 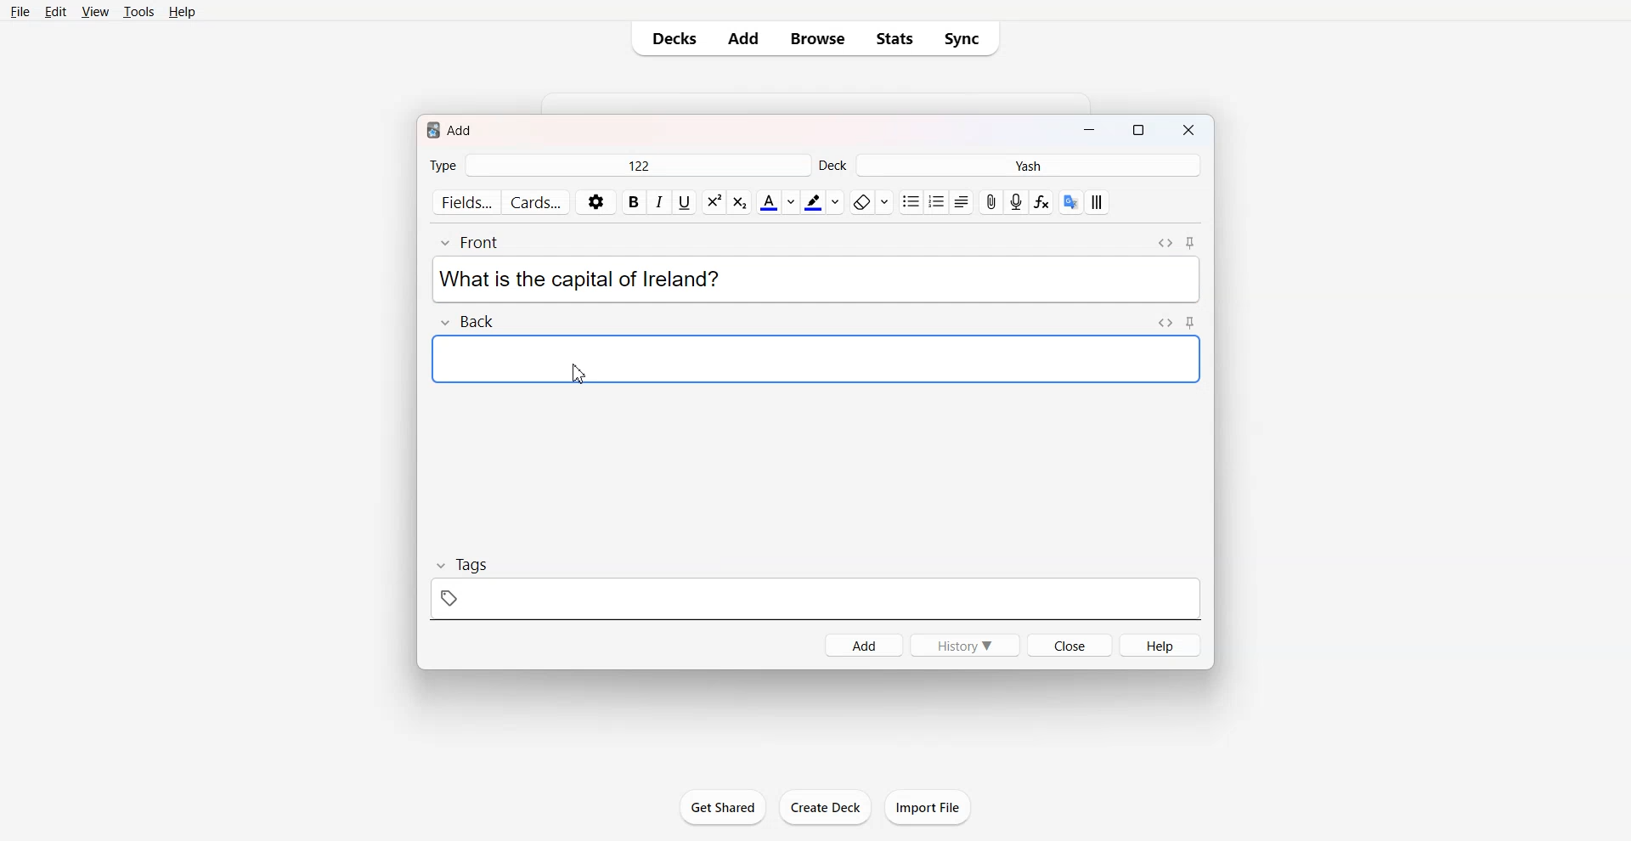 I want to click on Add, so click(x=863, y=644).